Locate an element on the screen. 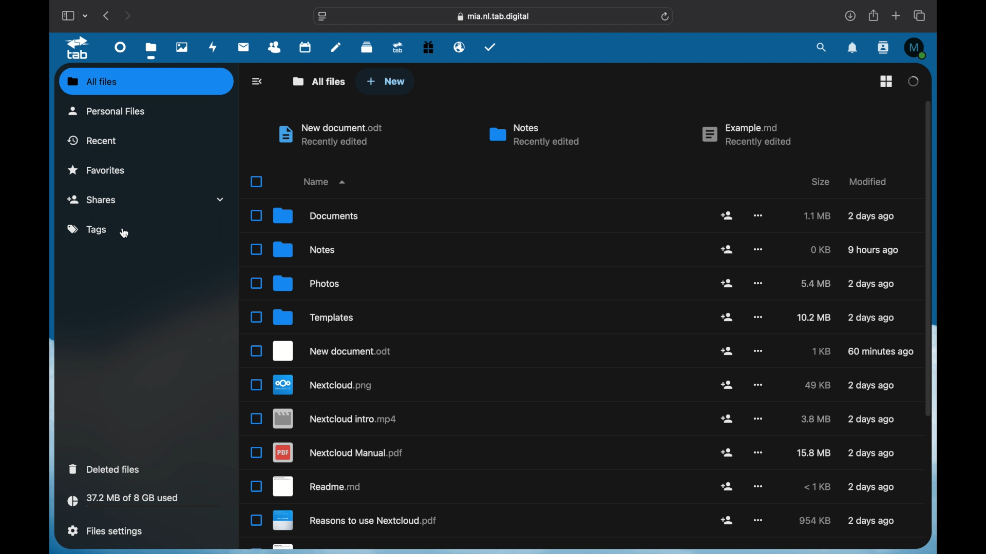 This screenshot has width=986, height=554. modified is located at coordinates (871, 419).